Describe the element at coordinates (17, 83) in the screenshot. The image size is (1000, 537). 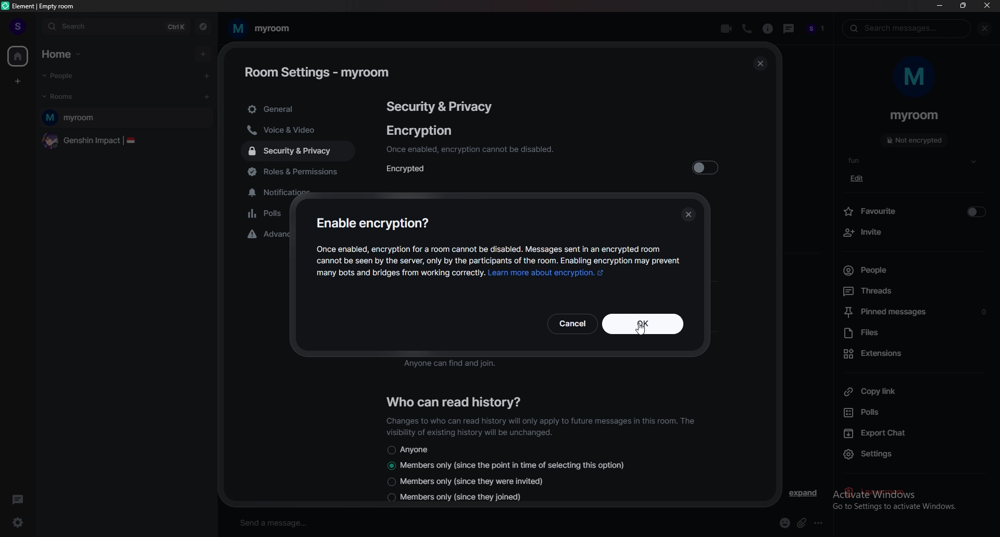
I see `create a space` at that location.